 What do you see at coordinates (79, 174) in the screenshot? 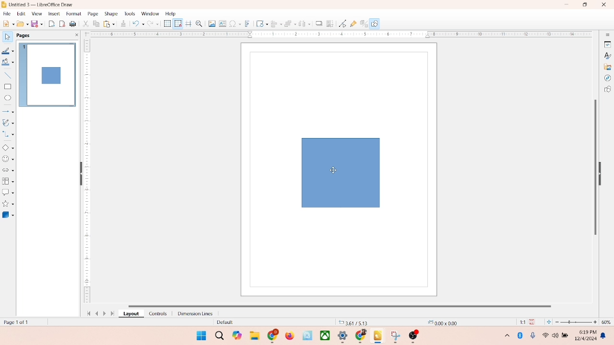
I see `hide` at bounding box center [79, 174].